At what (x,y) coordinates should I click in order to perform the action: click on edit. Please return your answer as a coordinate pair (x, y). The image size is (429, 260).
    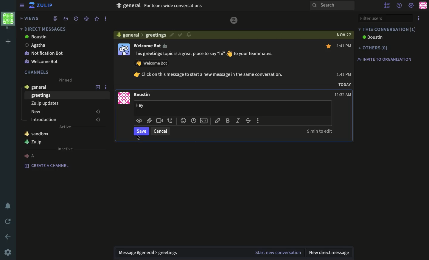
    Looking at the image, I should click on (171, 35).